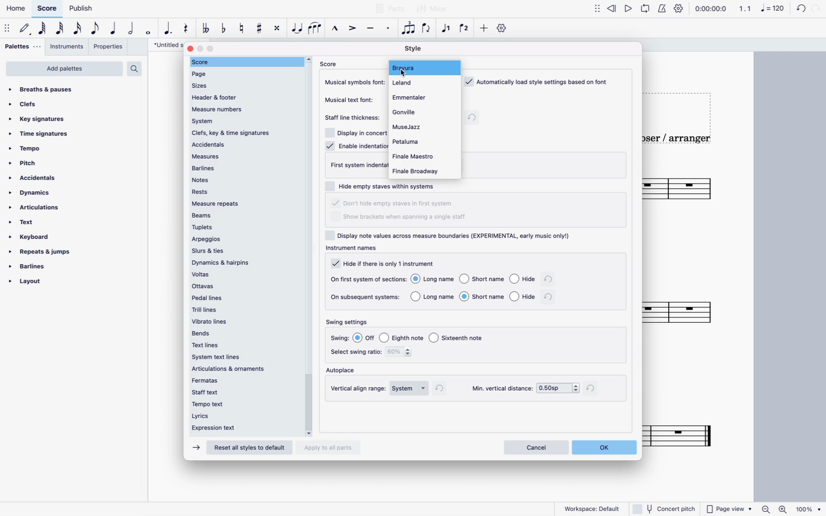  What do you see at coordinates (191, 48) in the screenshot?
I see `close` at bounding box center [191, 48].